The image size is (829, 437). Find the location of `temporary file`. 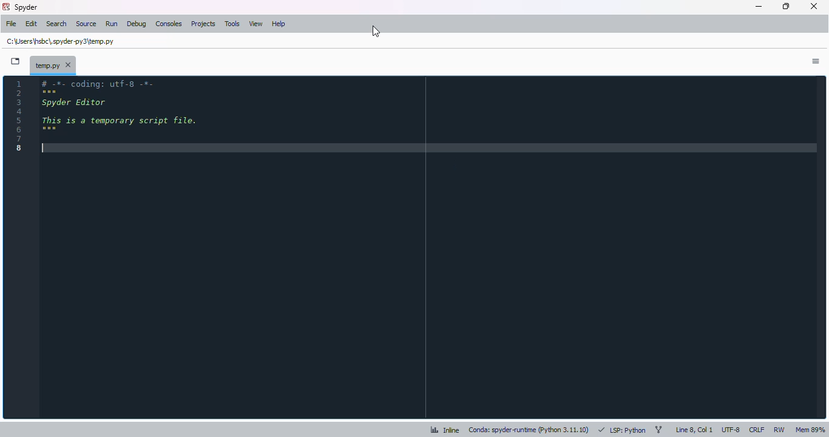

temporary file is located at coordinates (53, 64).